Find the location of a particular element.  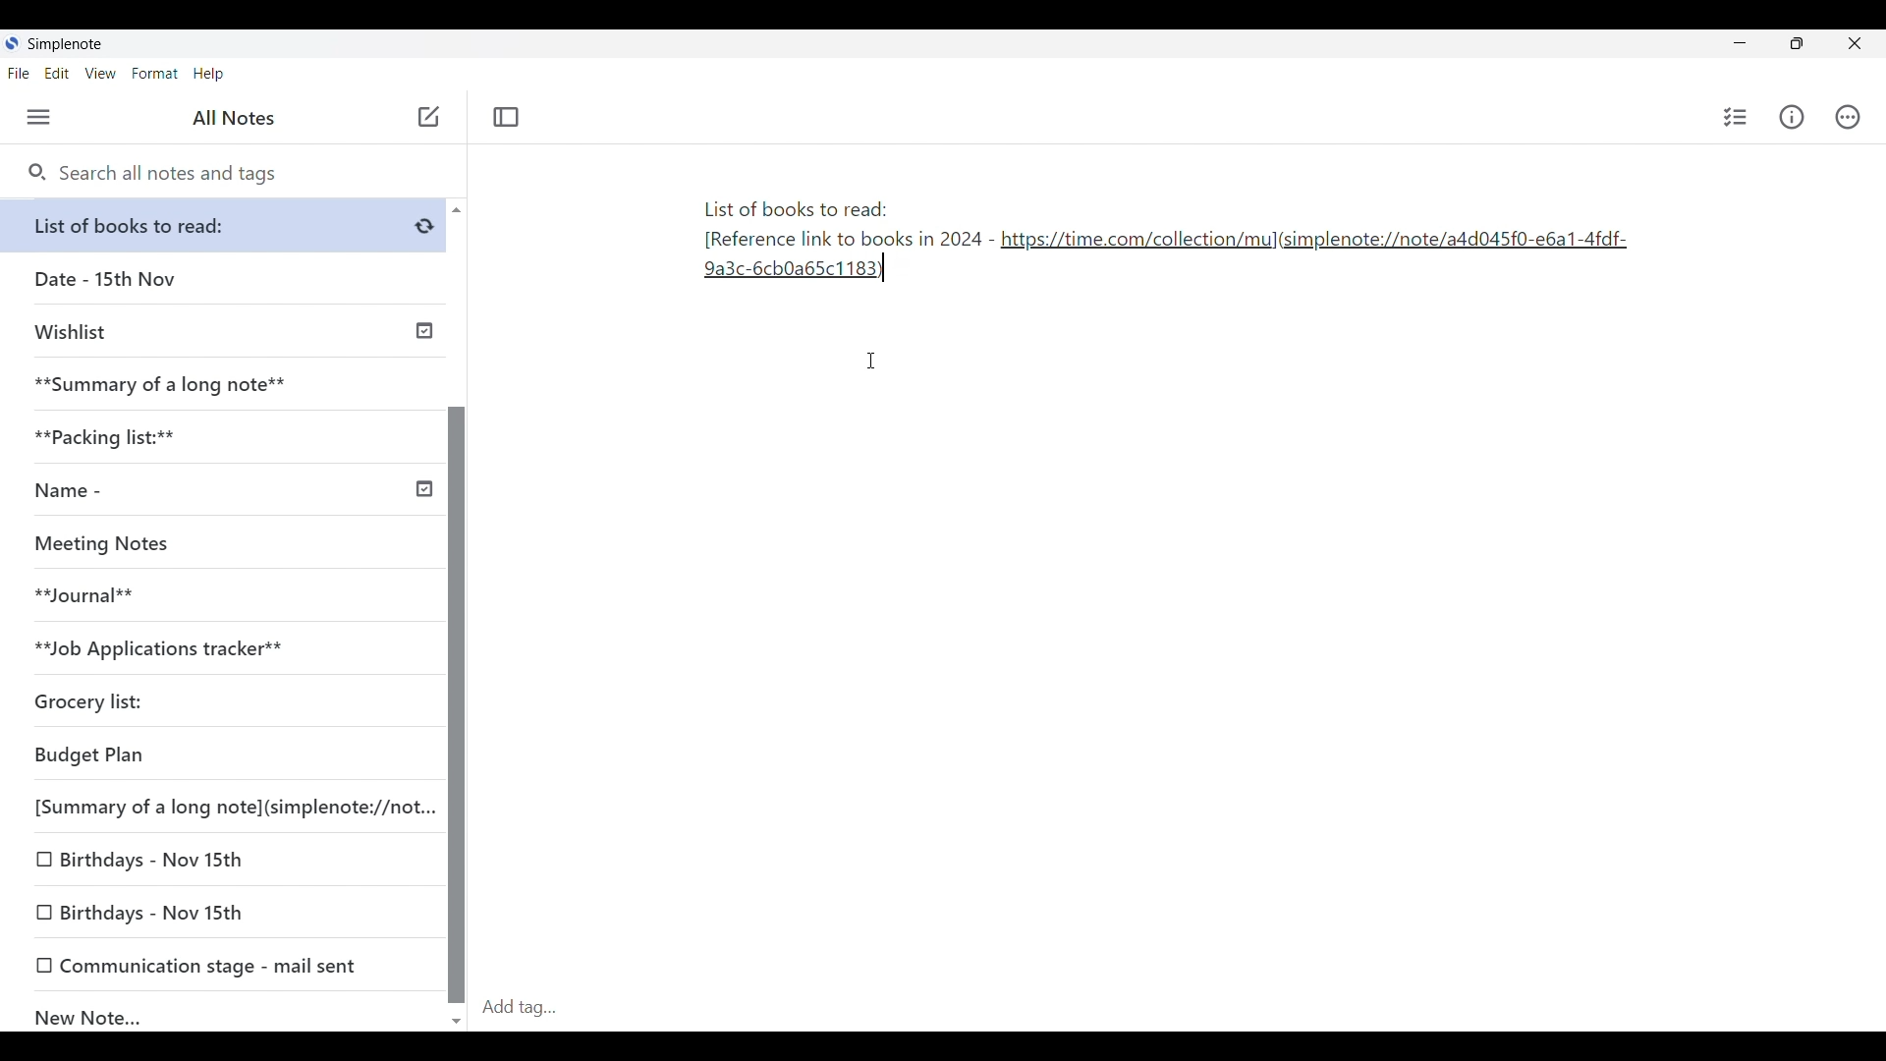

Info is located at coordinates (1792, 117).